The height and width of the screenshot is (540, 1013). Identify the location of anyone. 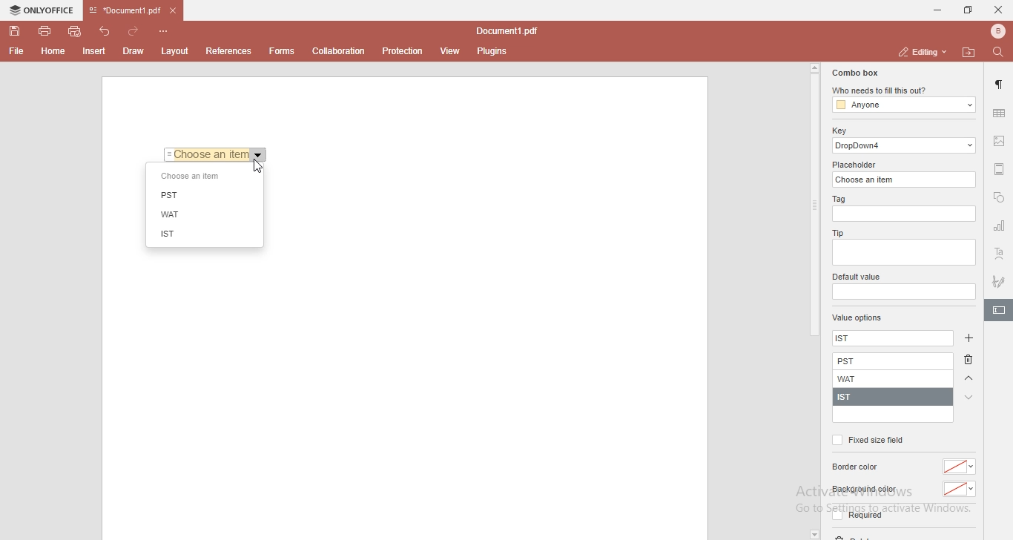
(903, 105).